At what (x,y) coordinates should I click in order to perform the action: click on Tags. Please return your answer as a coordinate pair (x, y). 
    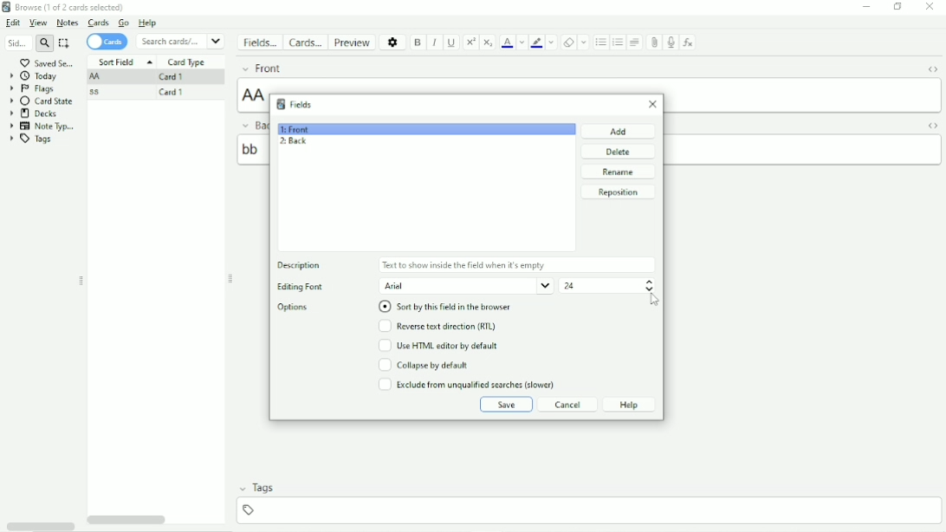
    Looking at the image, I should click on (264, 488).